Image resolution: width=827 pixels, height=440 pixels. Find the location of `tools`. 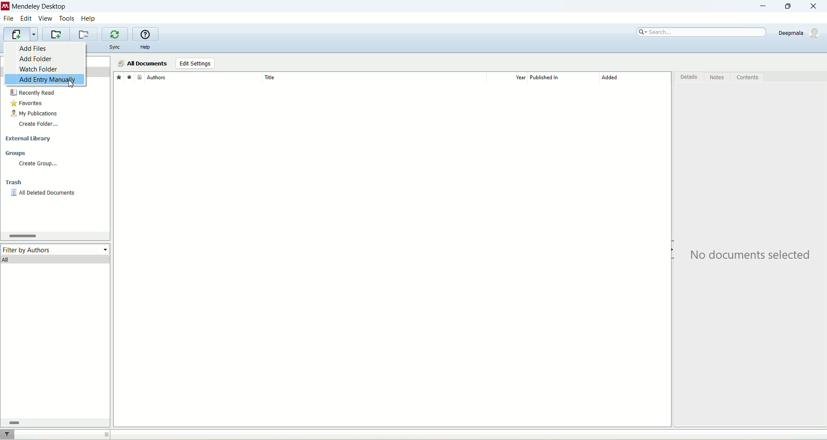

tools is located at coordinates (67, 18).